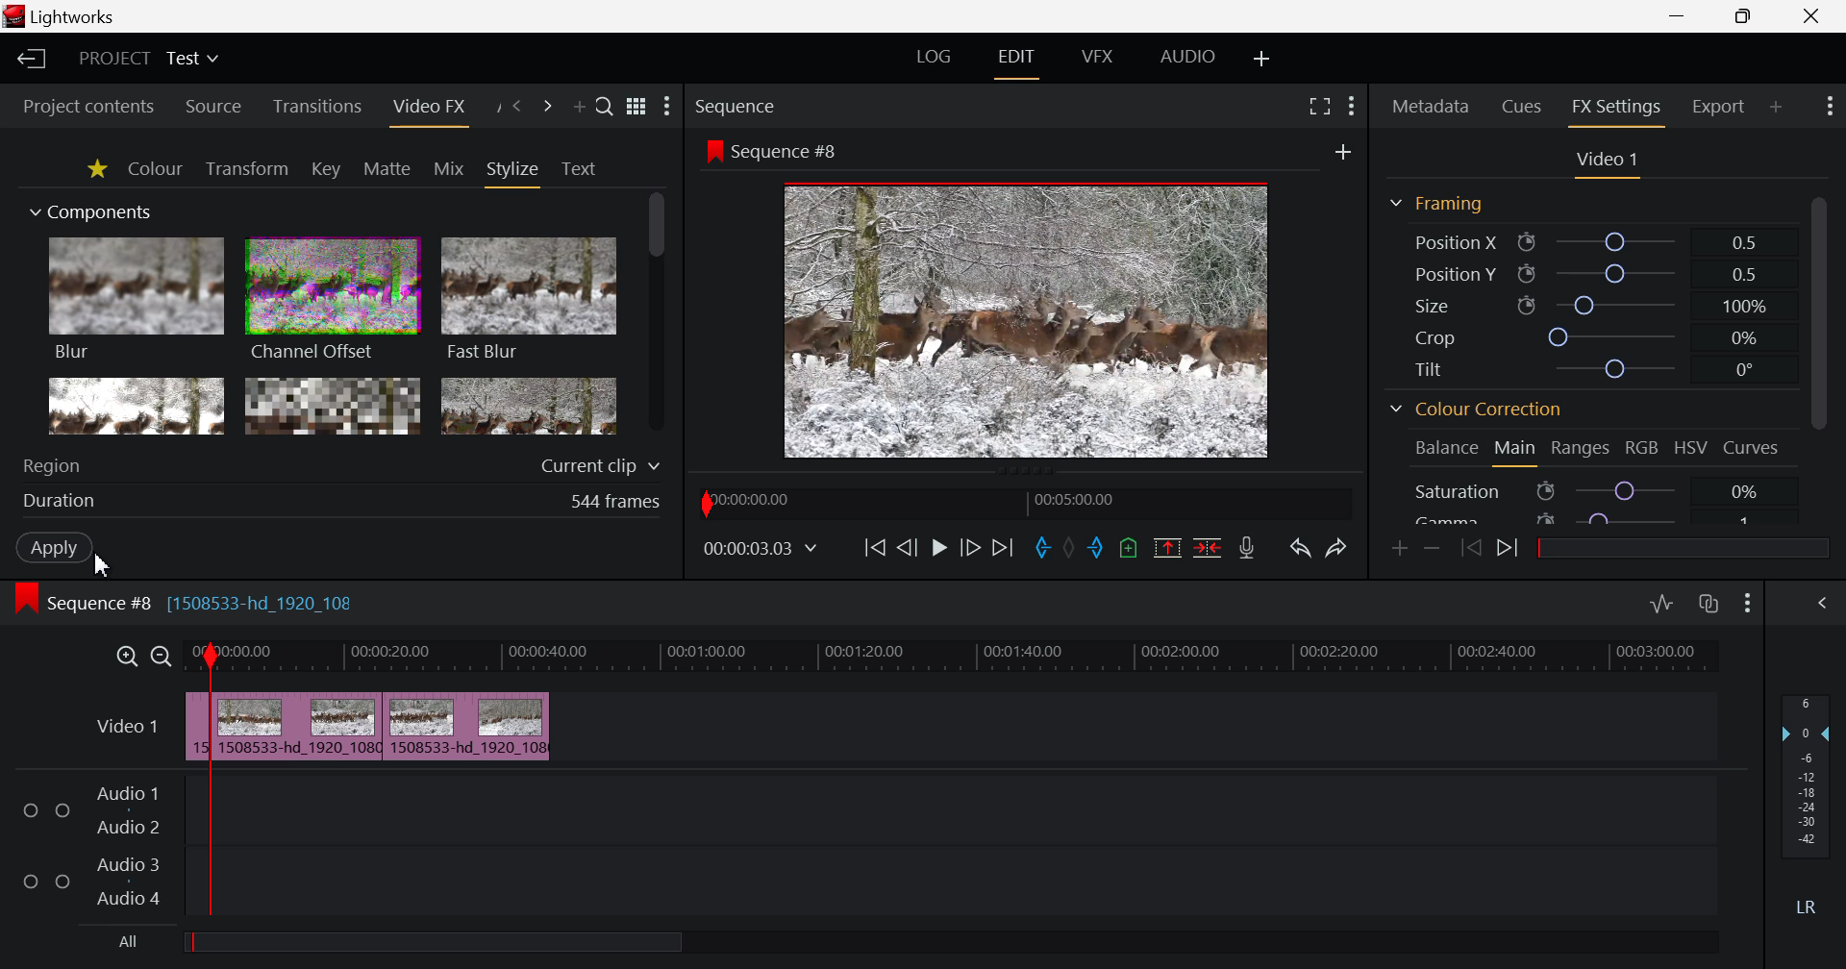  What do you see at coordinates (657, 315) in the screenshot?
I see `Scroll Bar` at bounding box center [657, 315].